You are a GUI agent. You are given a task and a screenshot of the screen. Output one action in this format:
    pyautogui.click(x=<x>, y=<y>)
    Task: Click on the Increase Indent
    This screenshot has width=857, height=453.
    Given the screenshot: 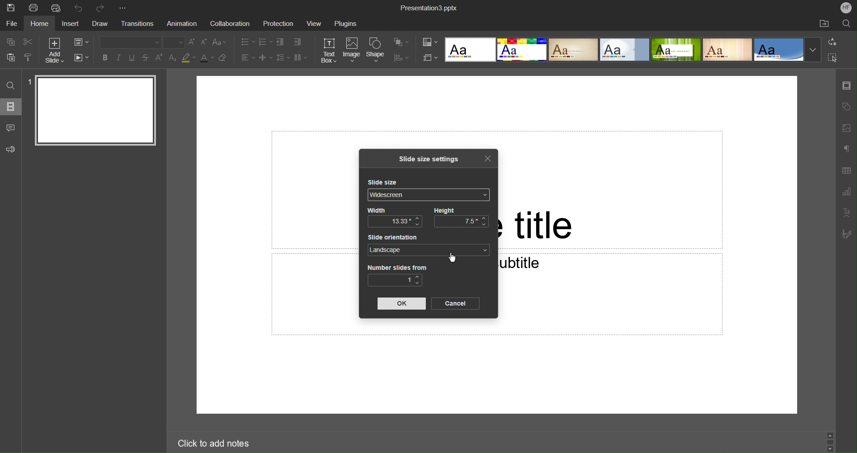 What is the action you would take?
    pyautogui.click(x=298, y=42)
    